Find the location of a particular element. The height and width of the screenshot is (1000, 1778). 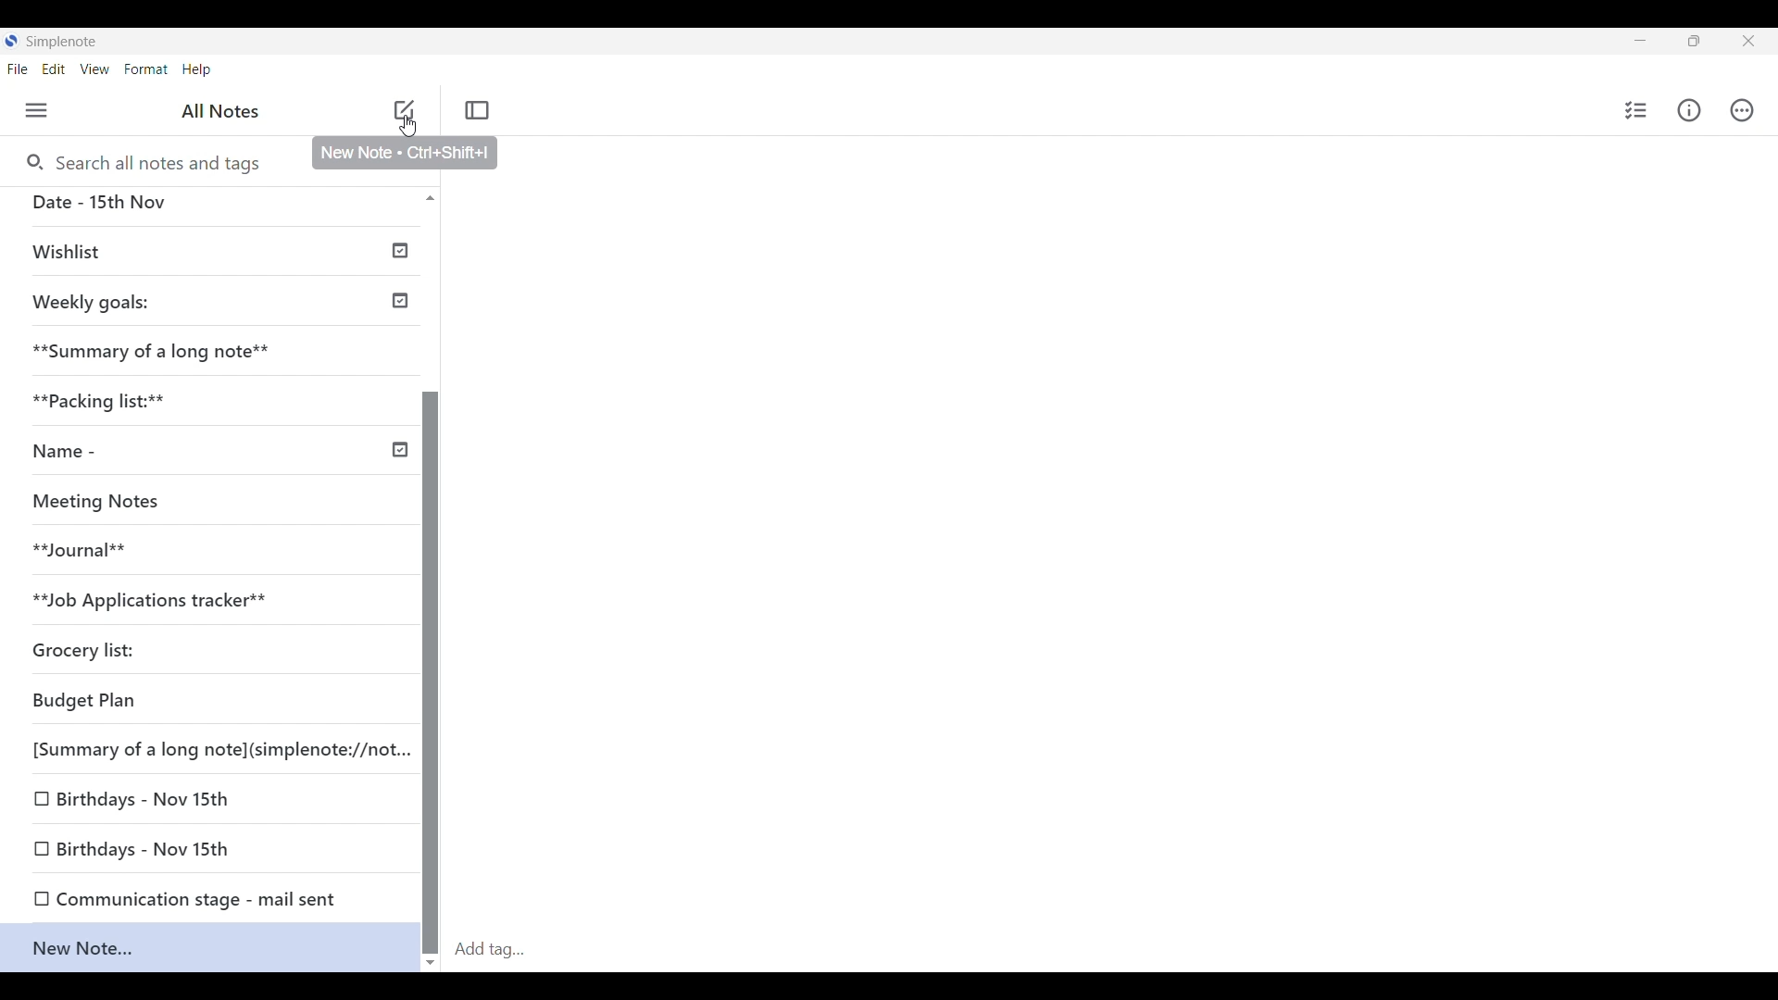

Vertical slide bar is located at coordinates (430, 672).